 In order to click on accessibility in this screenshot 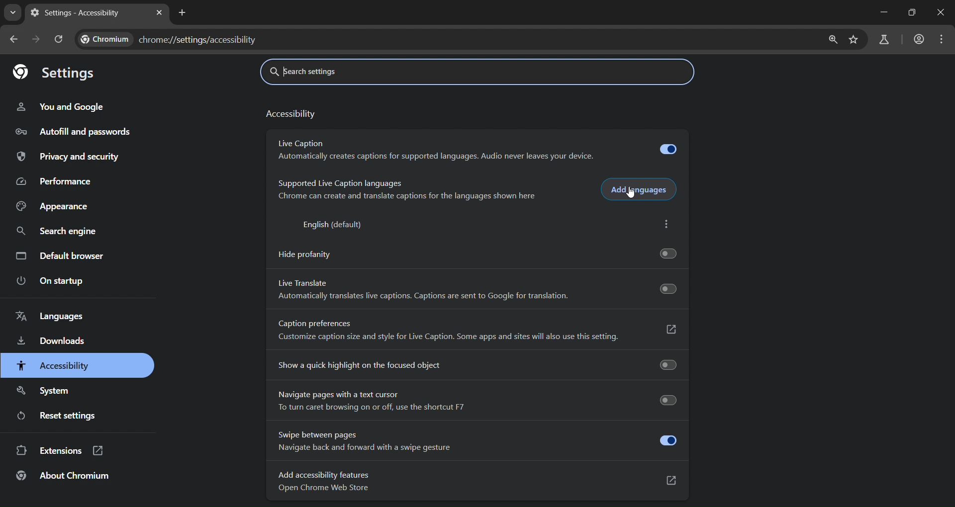, I will do `click(53, 366)`.